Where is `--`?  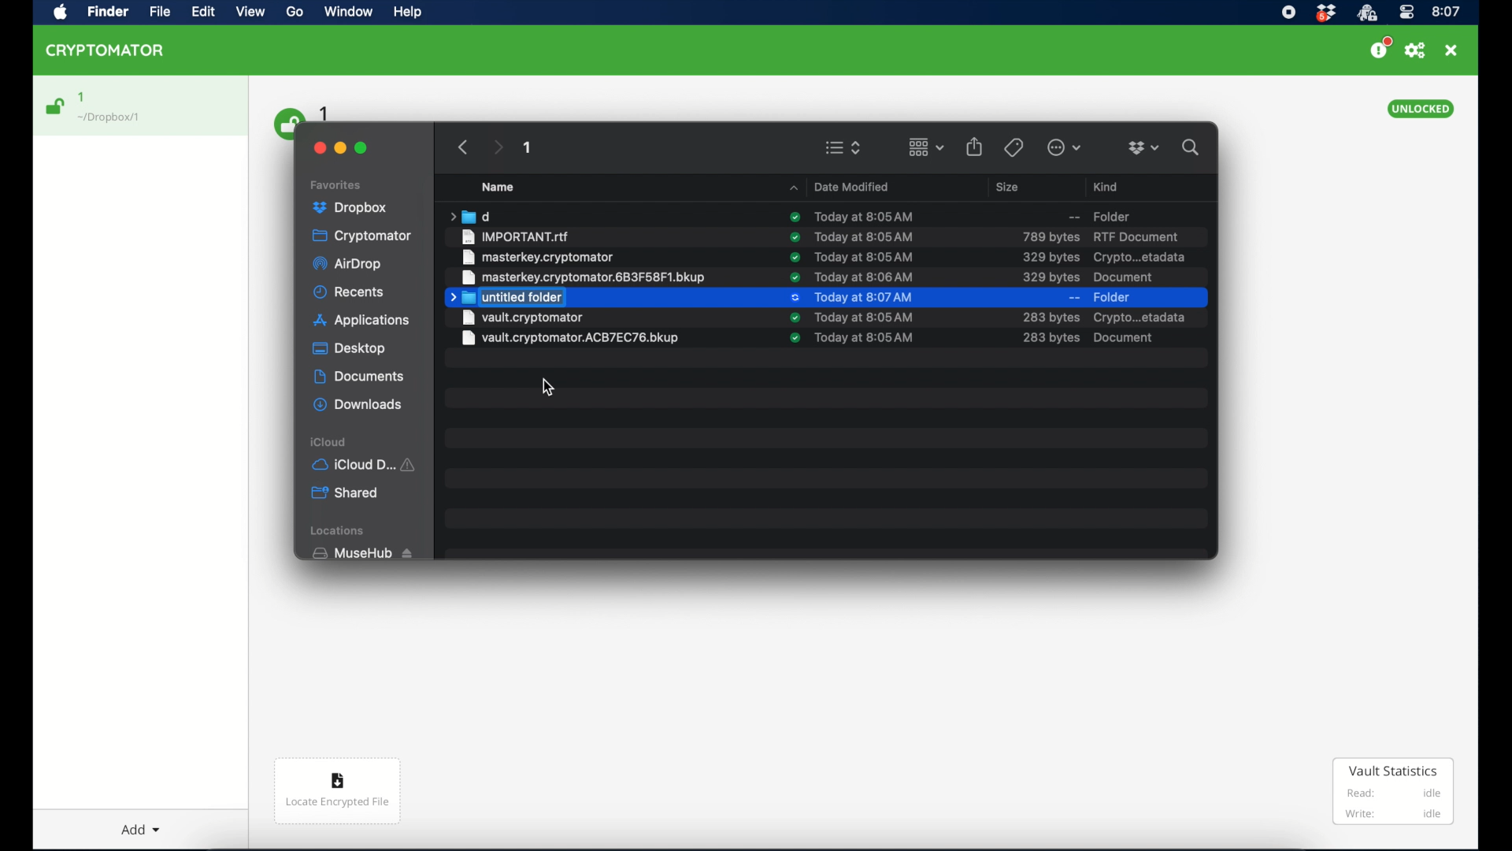 -- is located at coordinates (1073, 298).